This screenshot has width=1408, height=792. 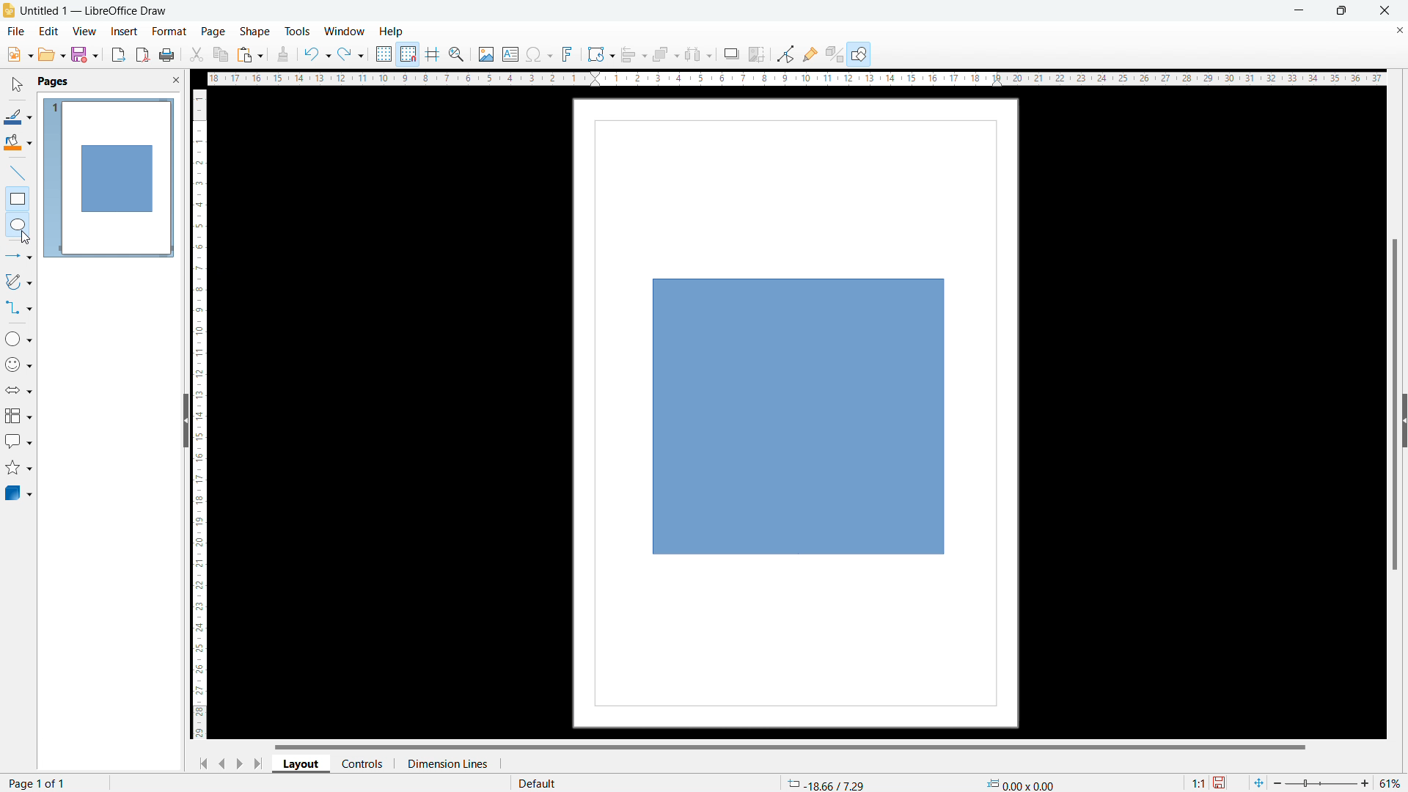 What do you see at coordinates (1404, 421) in the screenshot?
I see `expand pane` at bounding box center [1404, 421].